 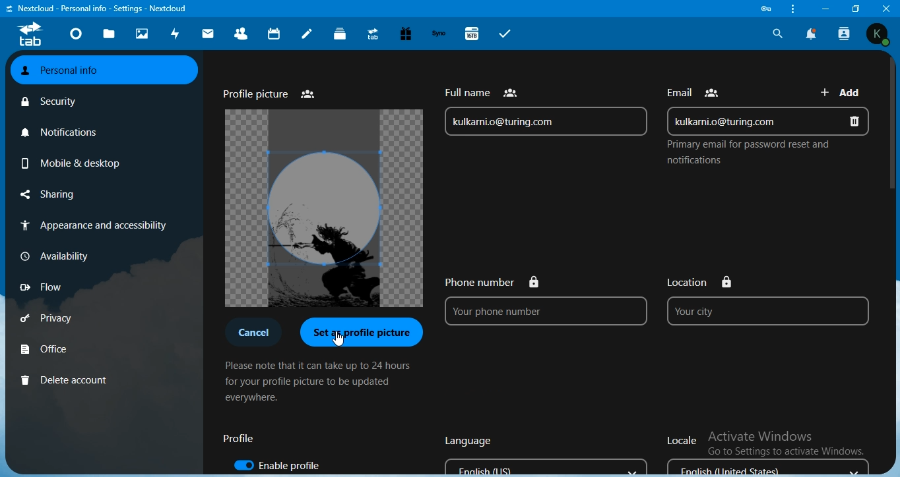 I want to click on personal info, so click(x=105, y=71).